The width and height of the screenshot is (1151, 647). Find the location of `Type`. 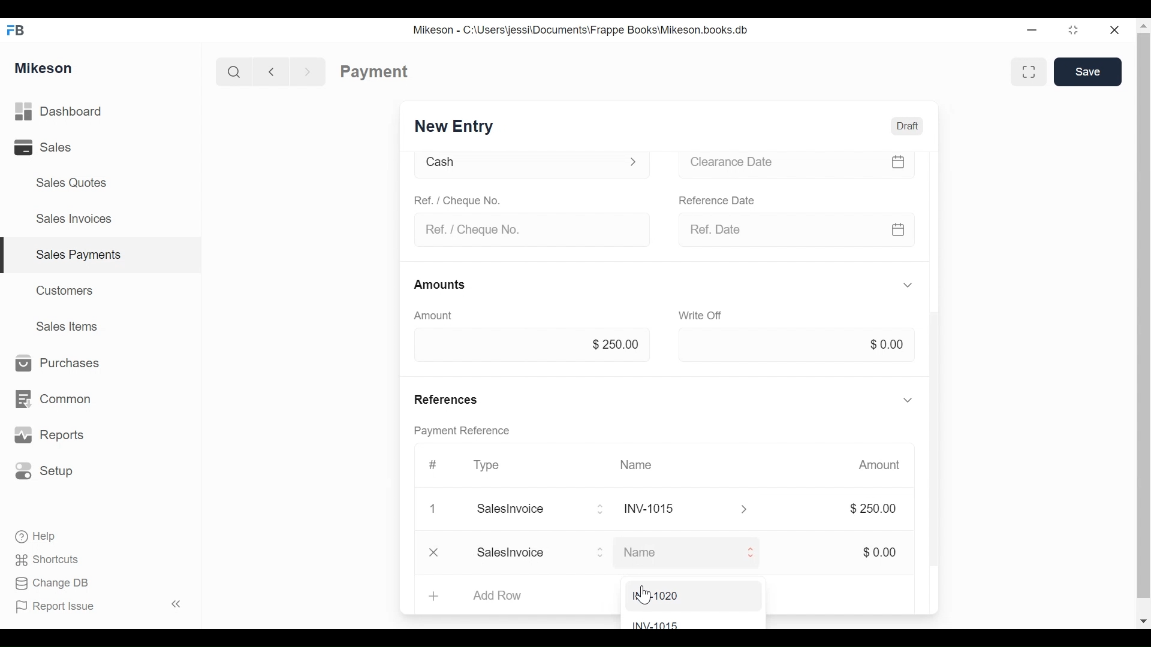

Type is located at coordinates (495, 465).